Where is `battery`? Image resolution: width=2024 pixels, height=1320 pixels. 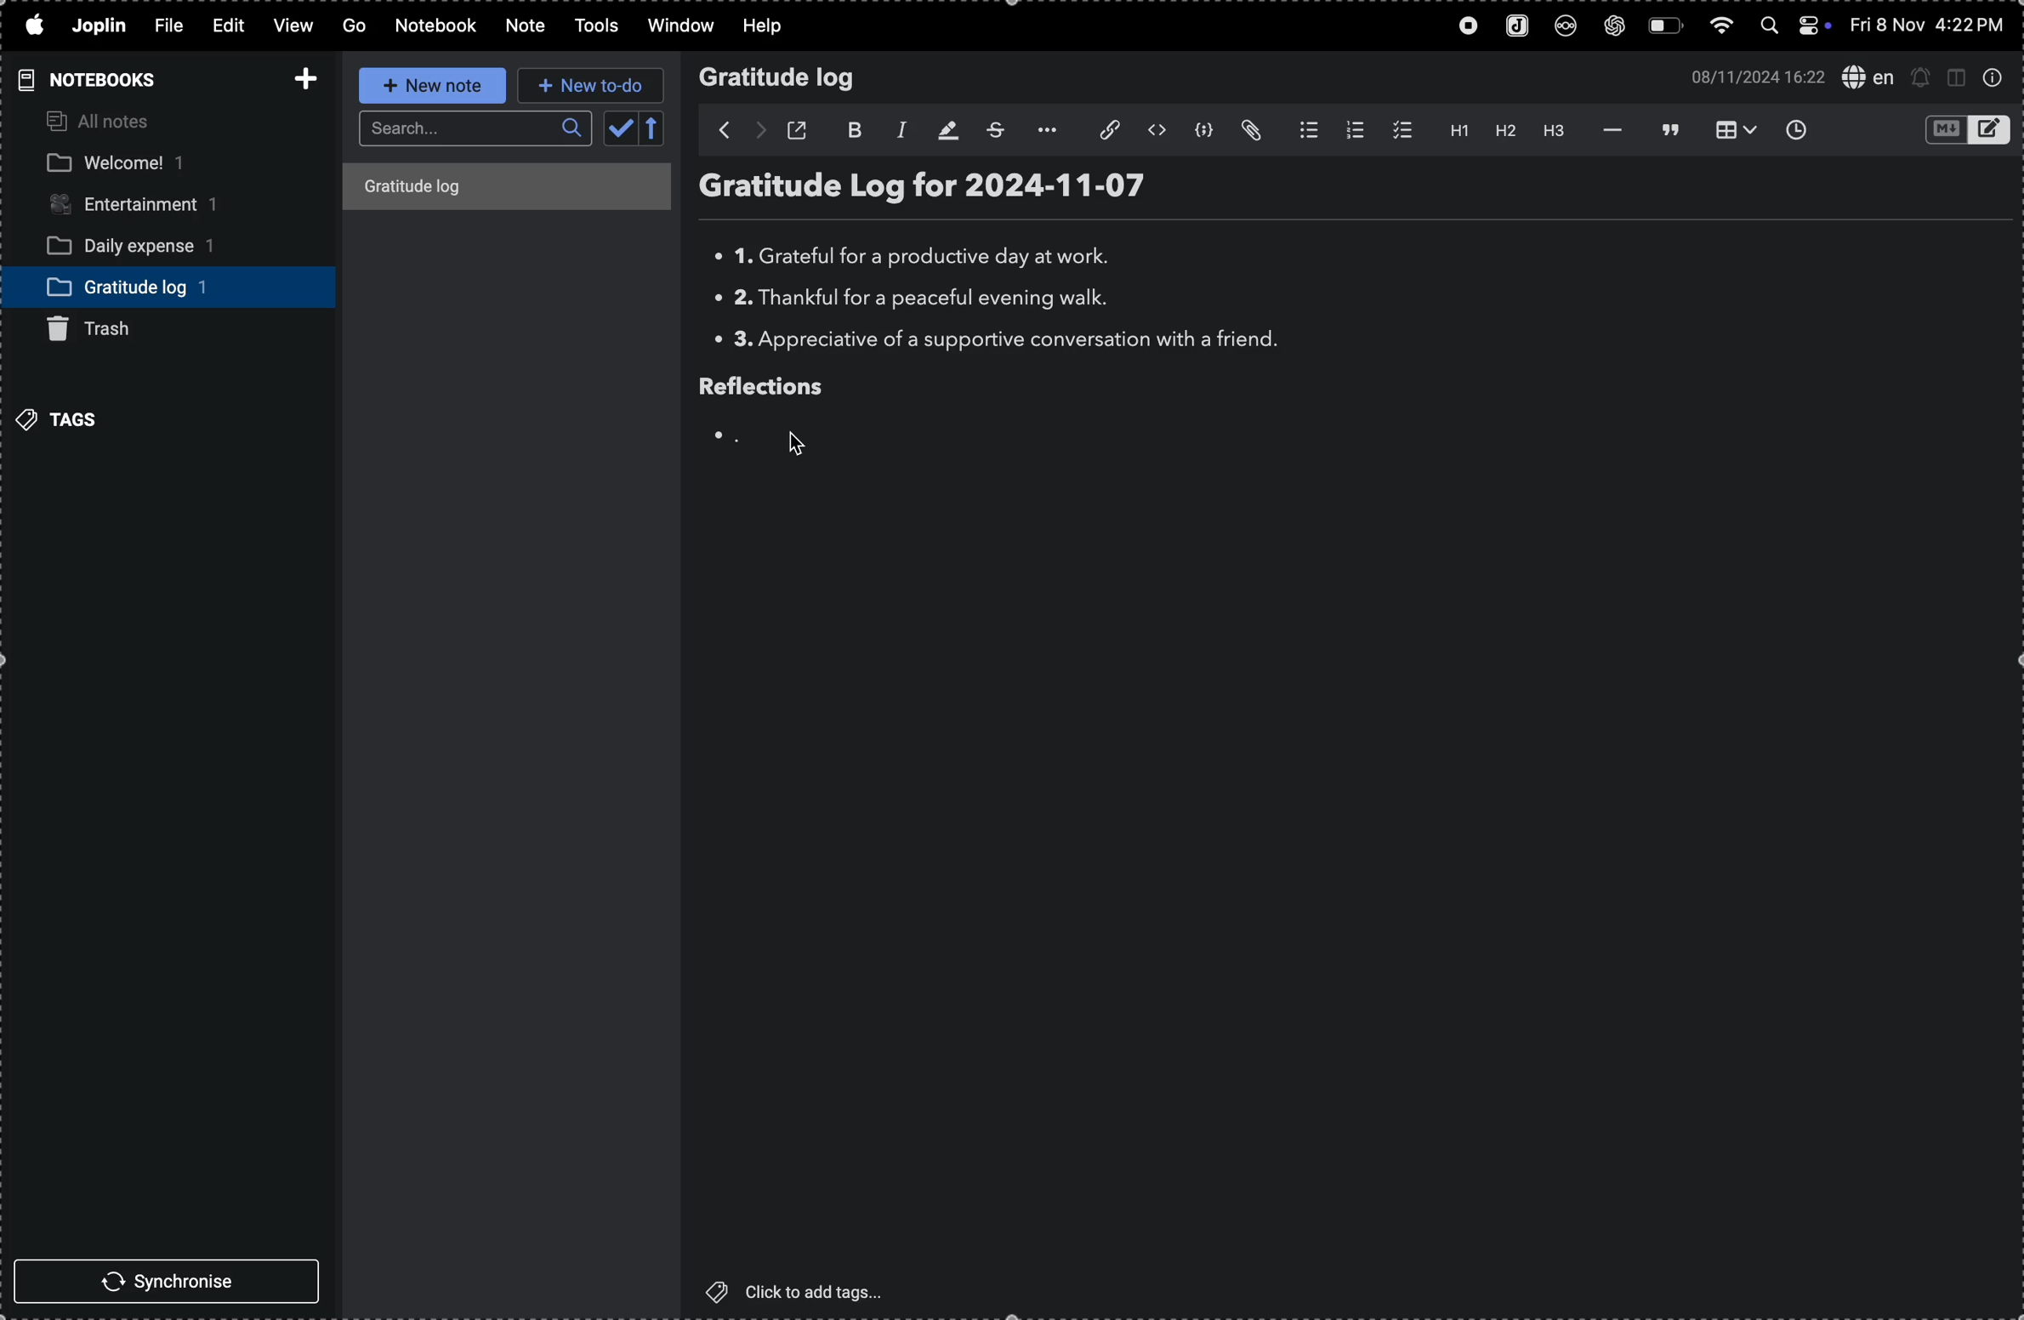 battery is located at coordinates (1664, 26).